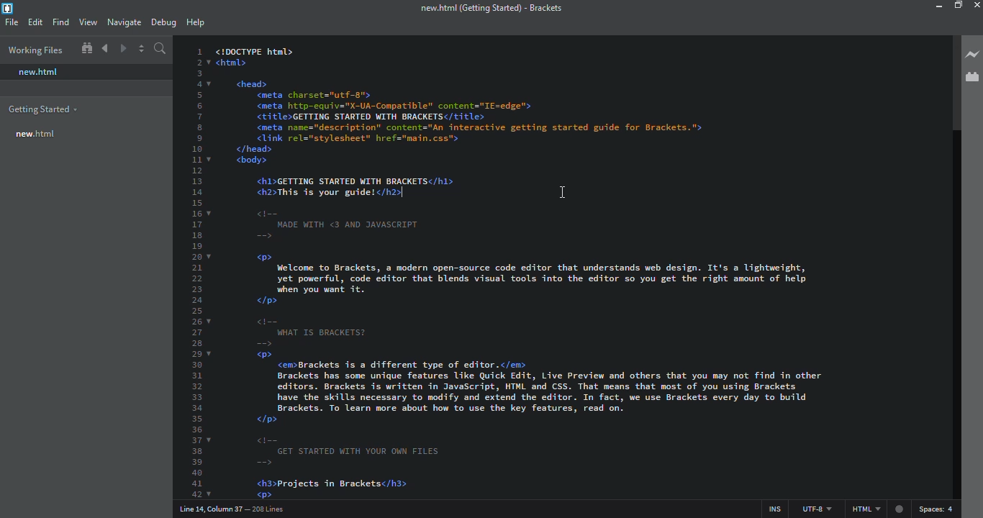 Image resolution: width=983 pixels, height=518 pixels. I want to click on split editor, so click(140, 48).